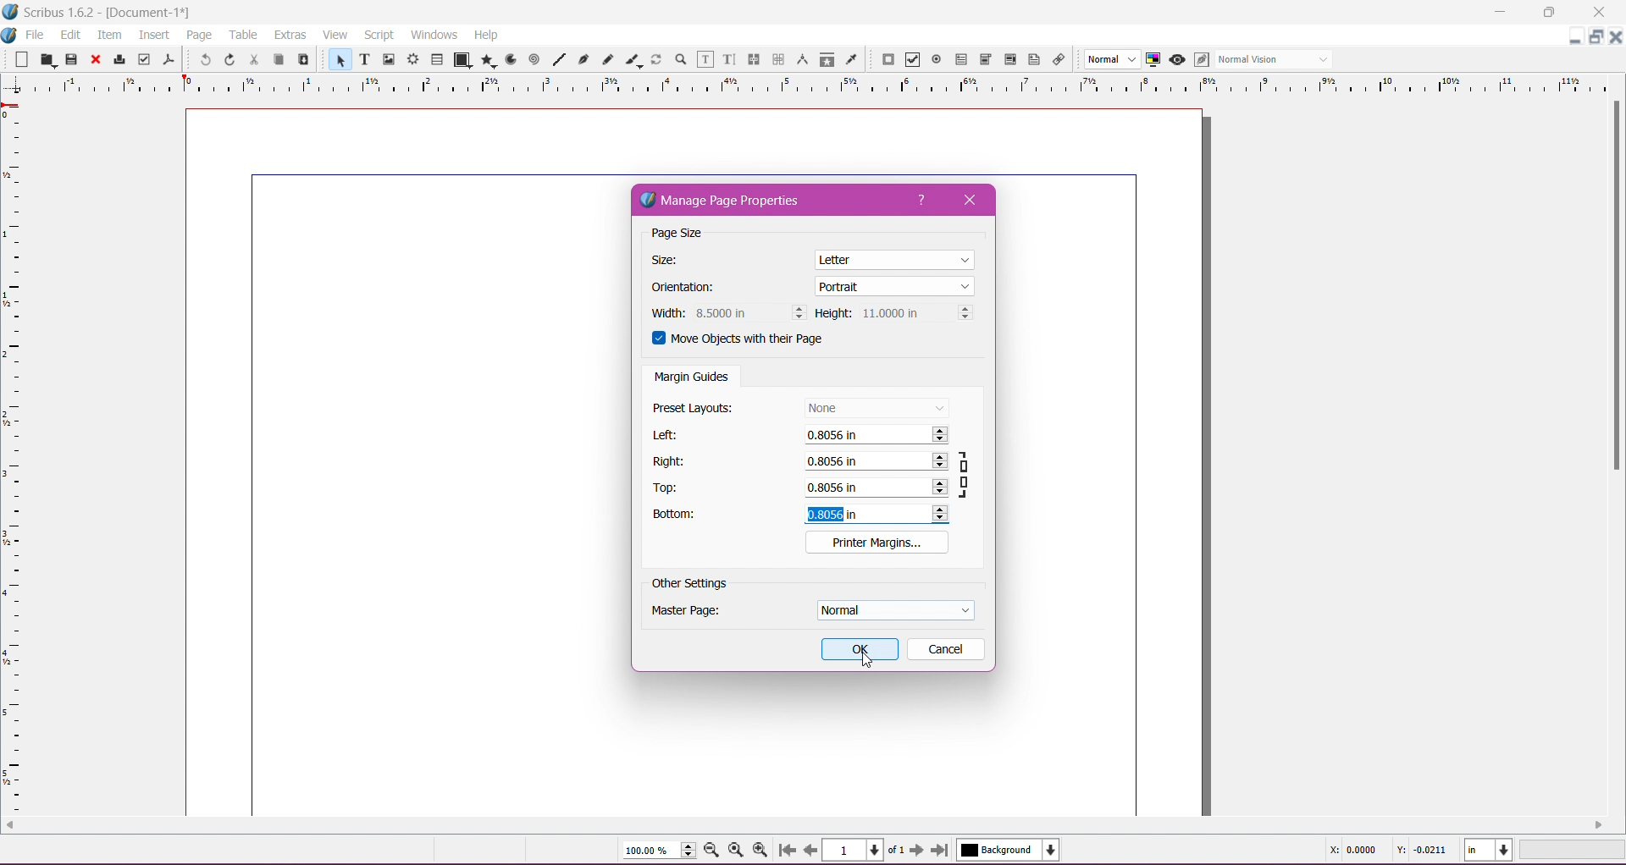 This screenshot has width=1626, height=865. I want to click on Minimize Document, so click(1576, 36).